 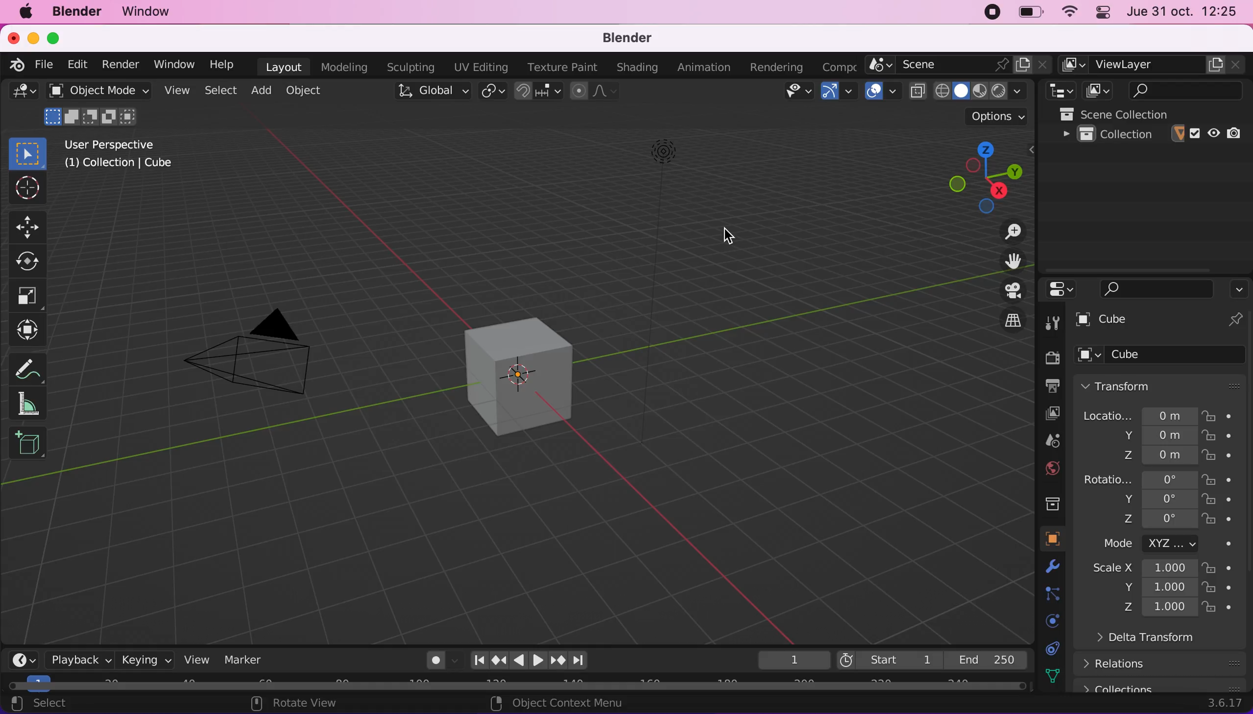 What do you see at coordinates (33, 295) in the screenshot?
I see `scale` at bounding box center [33, 295].